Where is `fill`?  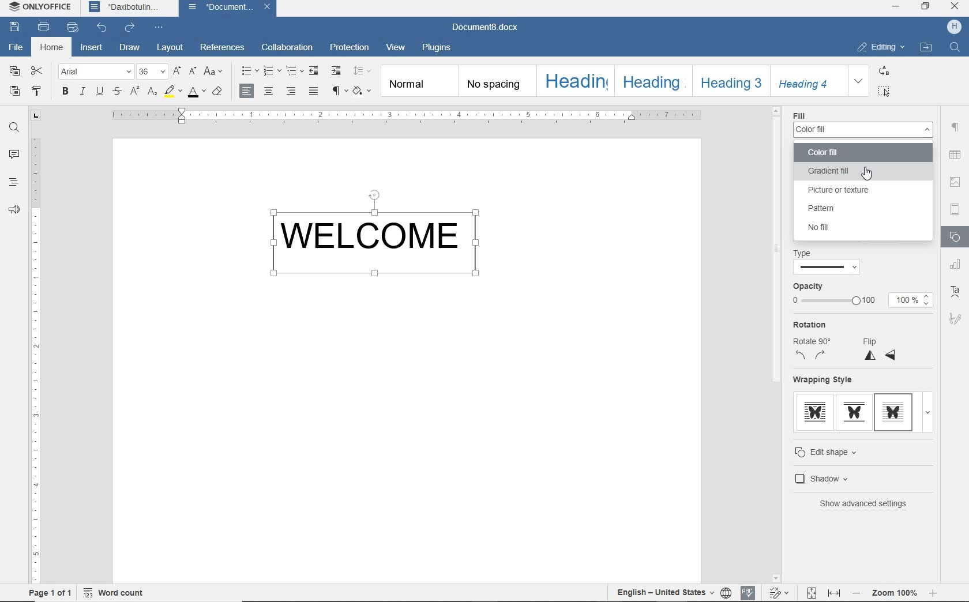
fill is located at coordinates (862, 130).